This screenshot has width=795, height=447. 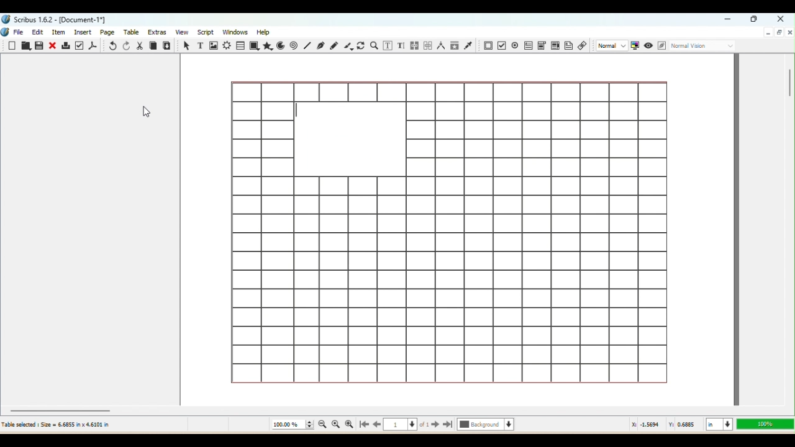 I want to click on Help, so click(x=265, y=31).